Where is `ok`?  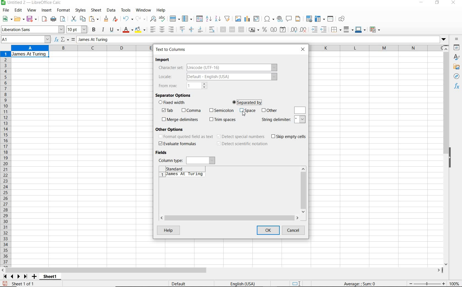 ok is located at coordinates (268, 231).